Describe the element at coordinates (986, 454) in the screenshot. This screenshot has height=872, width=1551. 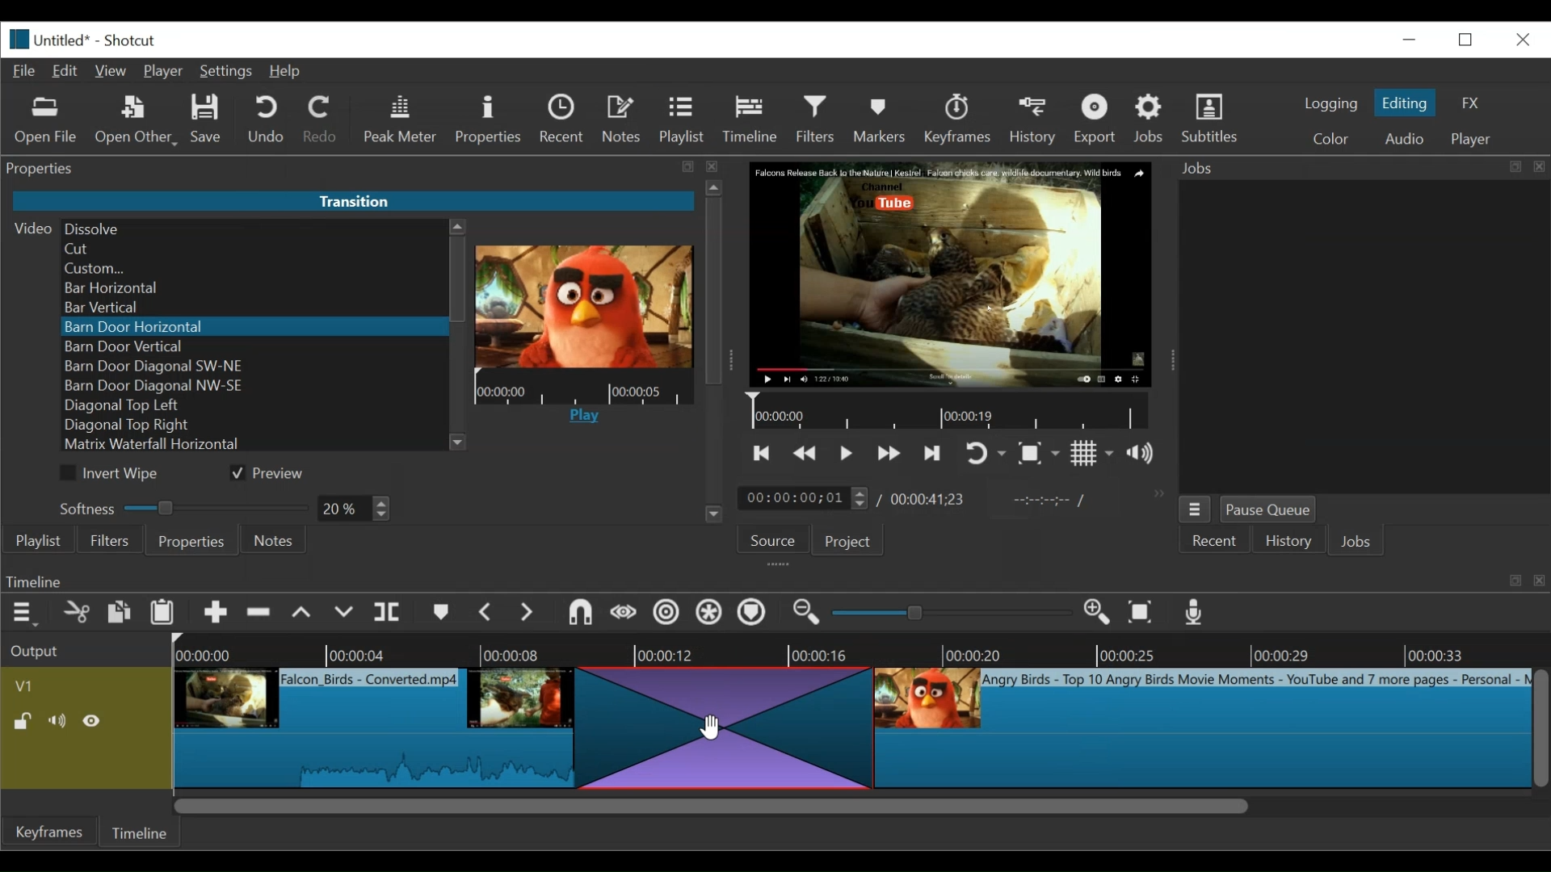
I see `Toggle player looping` at that location.